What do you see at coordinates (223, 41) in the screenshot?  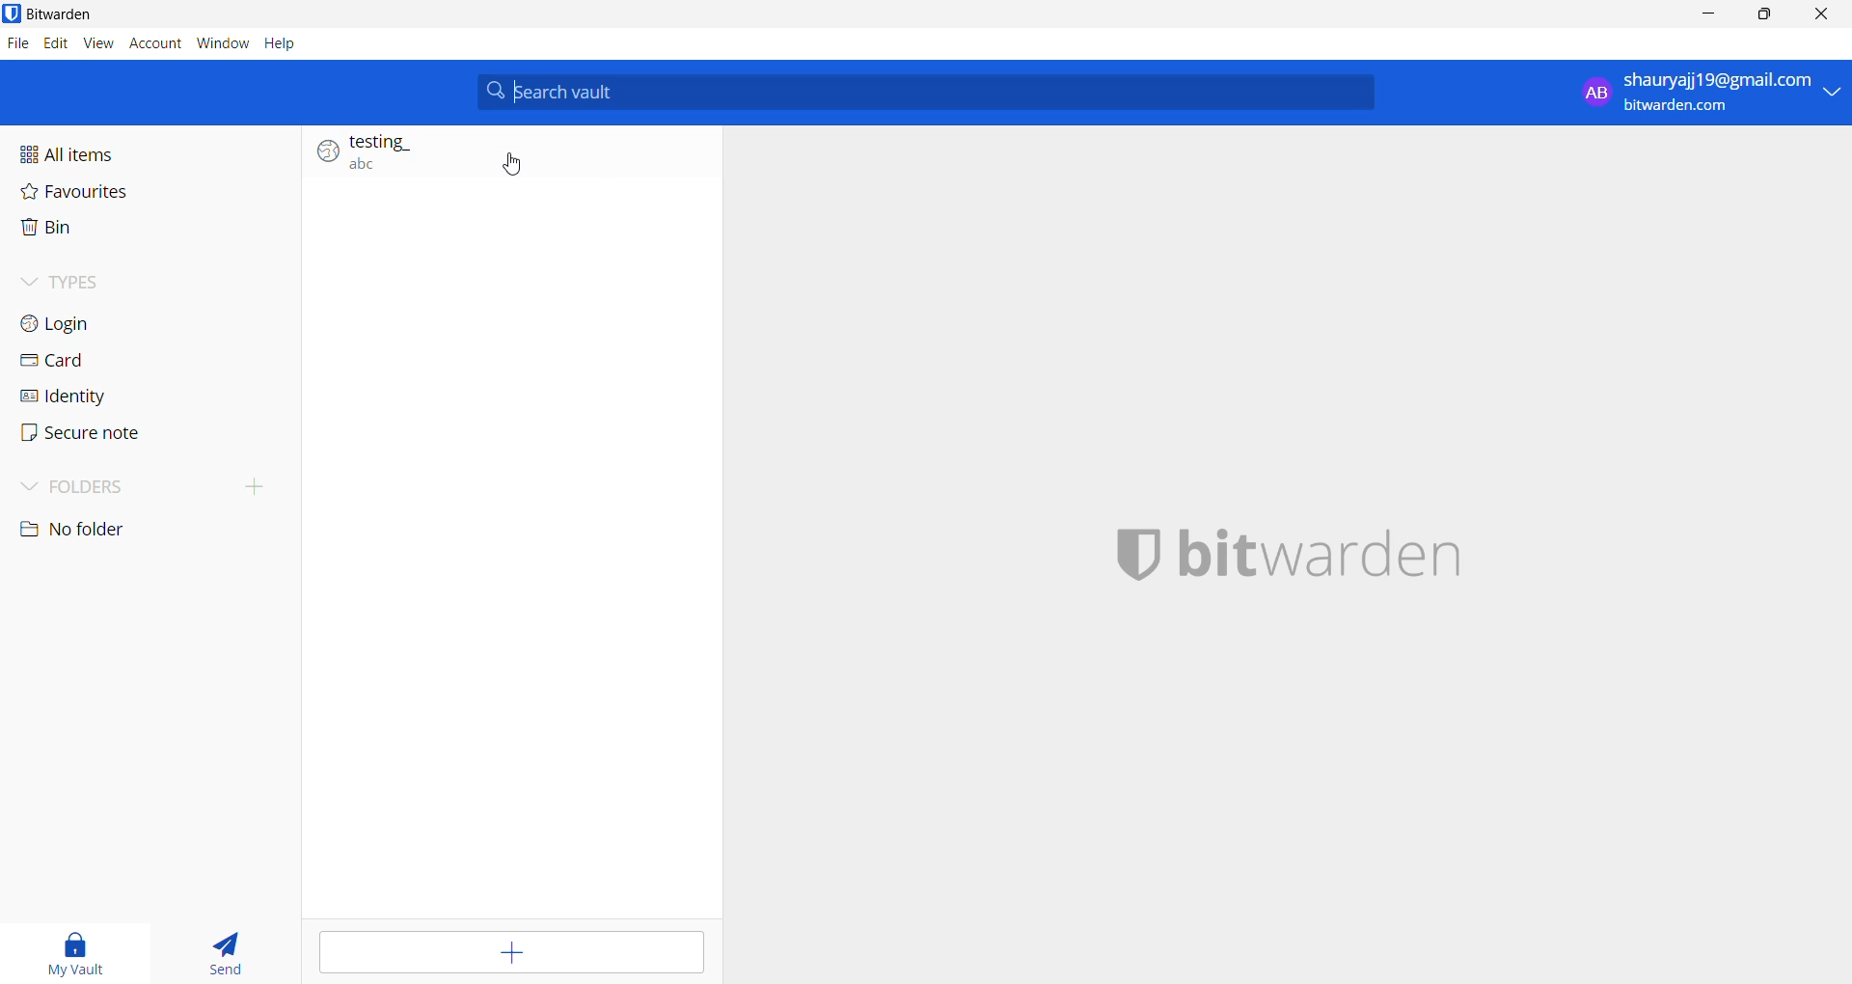 I see `Window` at bounding box center [223, 41].